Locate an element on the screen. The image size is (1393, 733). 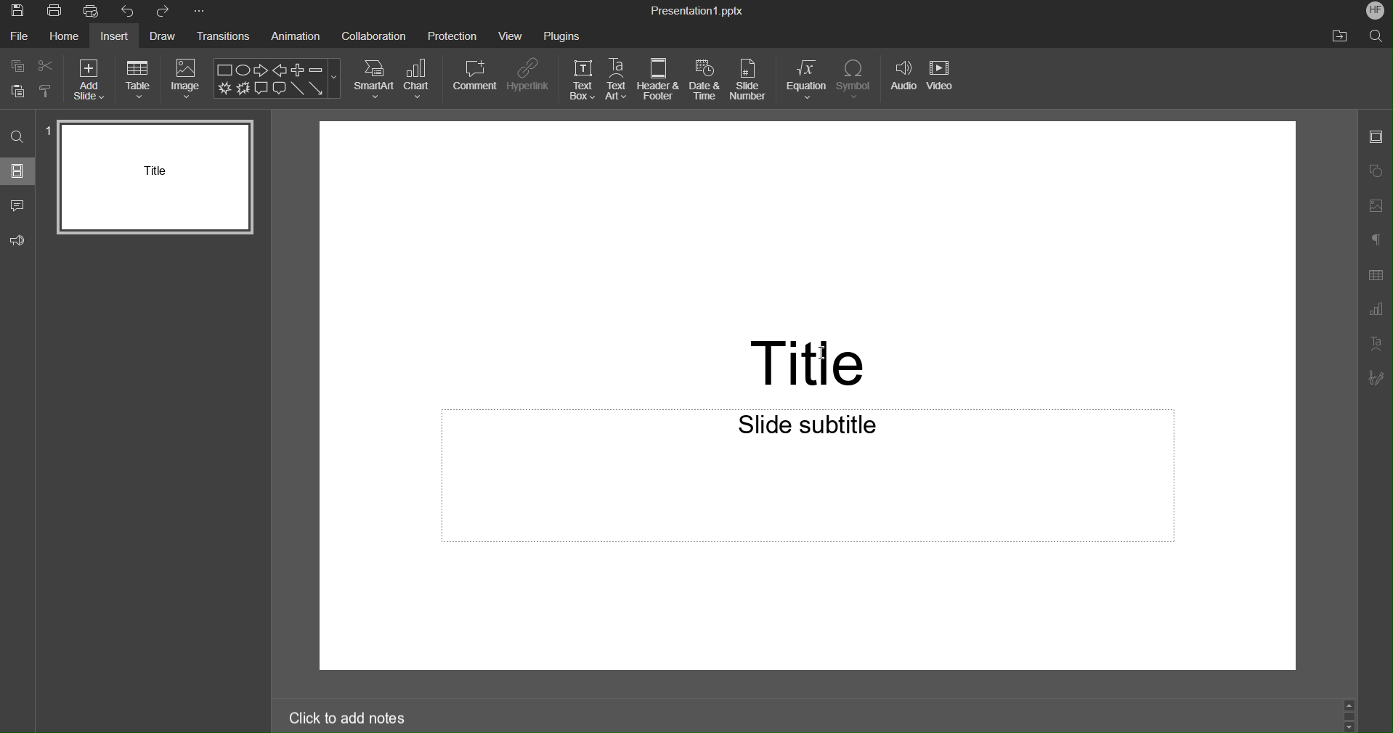
Shape Menu is located at coordinates (278, 78).